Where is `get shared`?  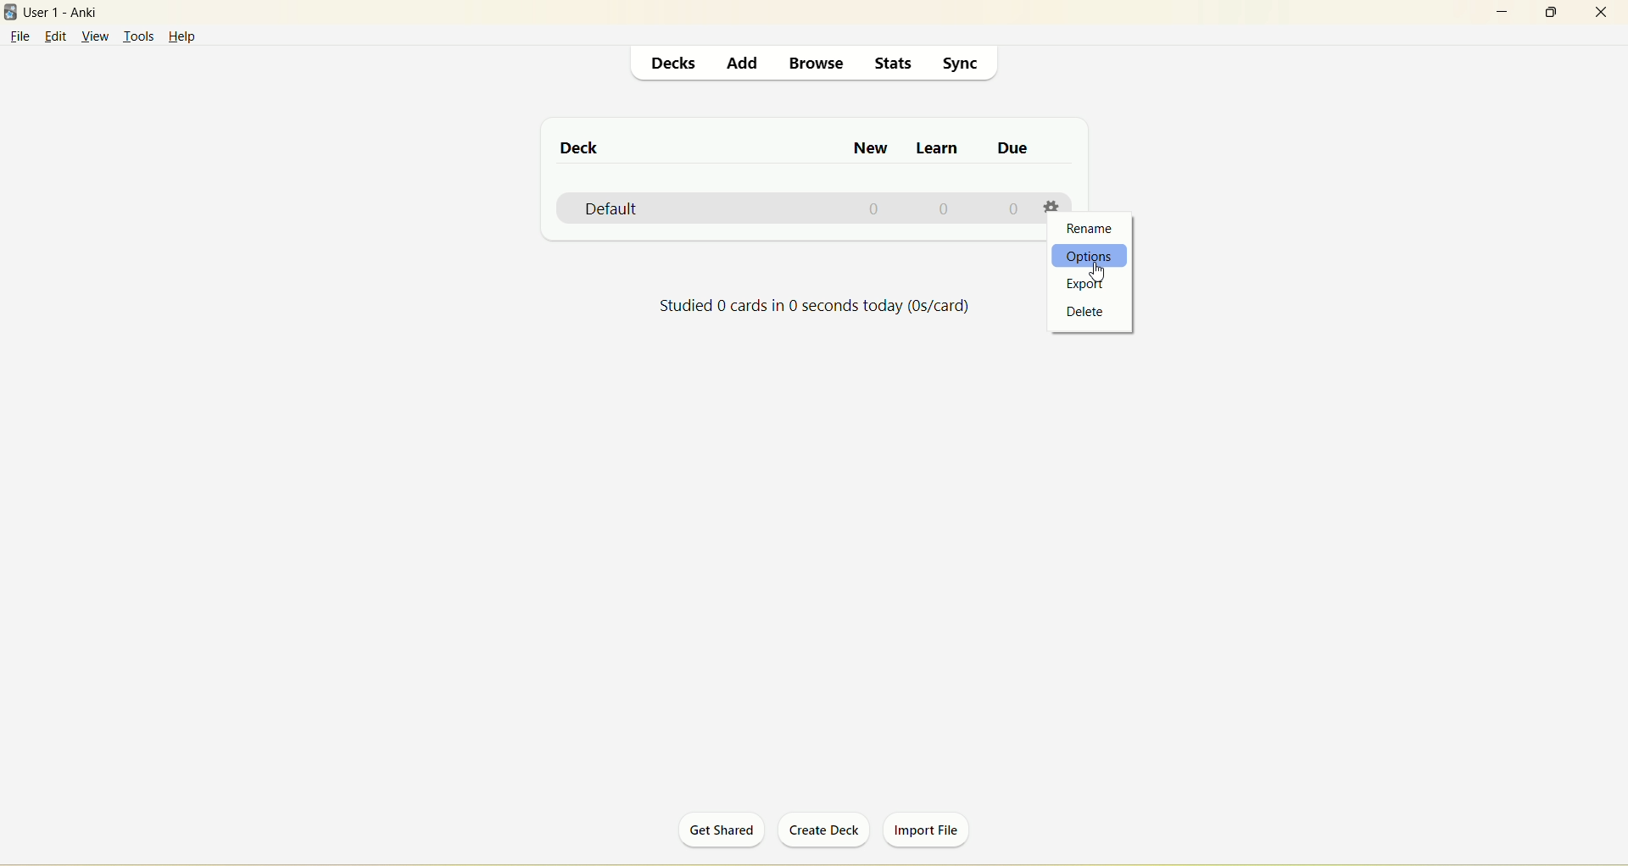
get shared is located at coordinates (716, 833).